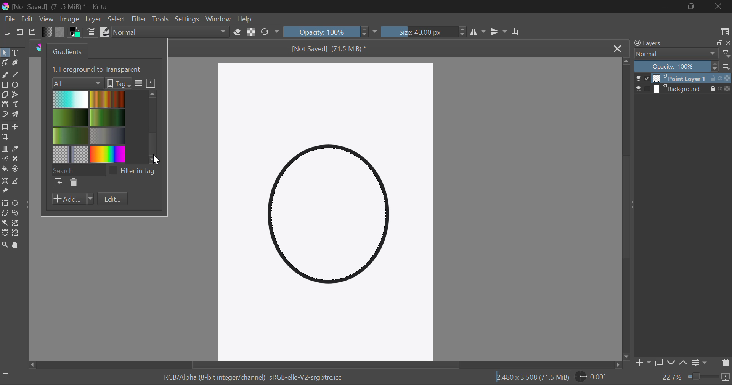  I want to click on Minimize, so click(692, 7).